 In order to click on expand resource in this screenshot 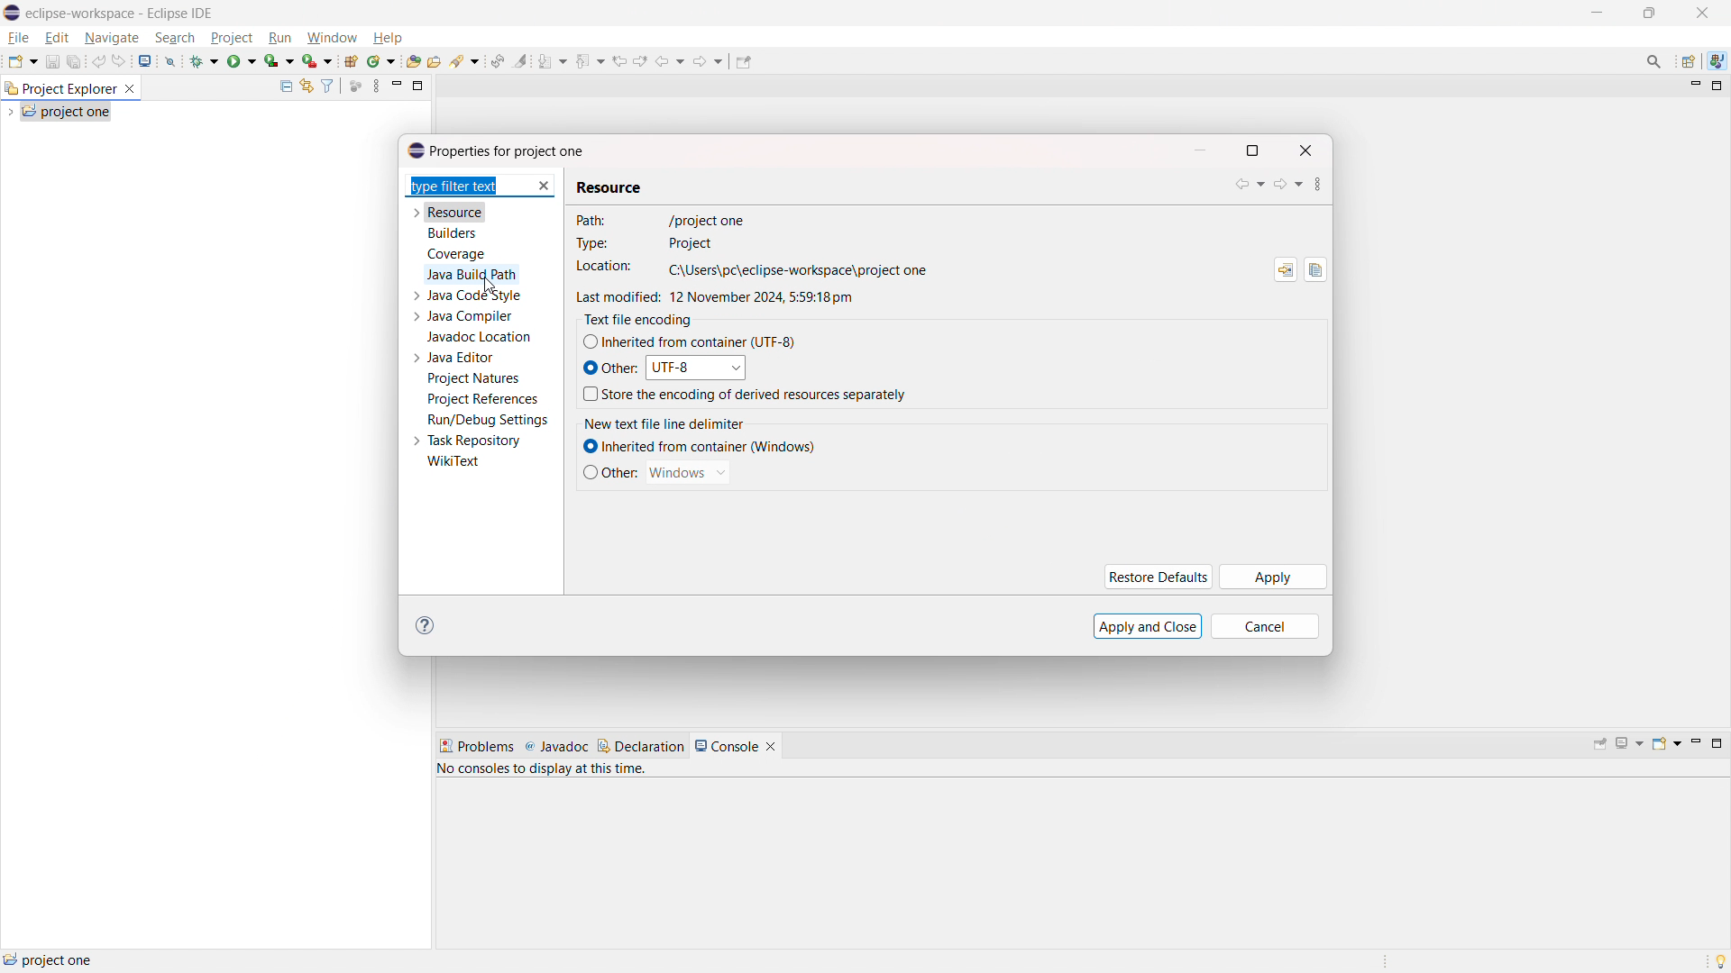, I will do `click(416, 214)`.